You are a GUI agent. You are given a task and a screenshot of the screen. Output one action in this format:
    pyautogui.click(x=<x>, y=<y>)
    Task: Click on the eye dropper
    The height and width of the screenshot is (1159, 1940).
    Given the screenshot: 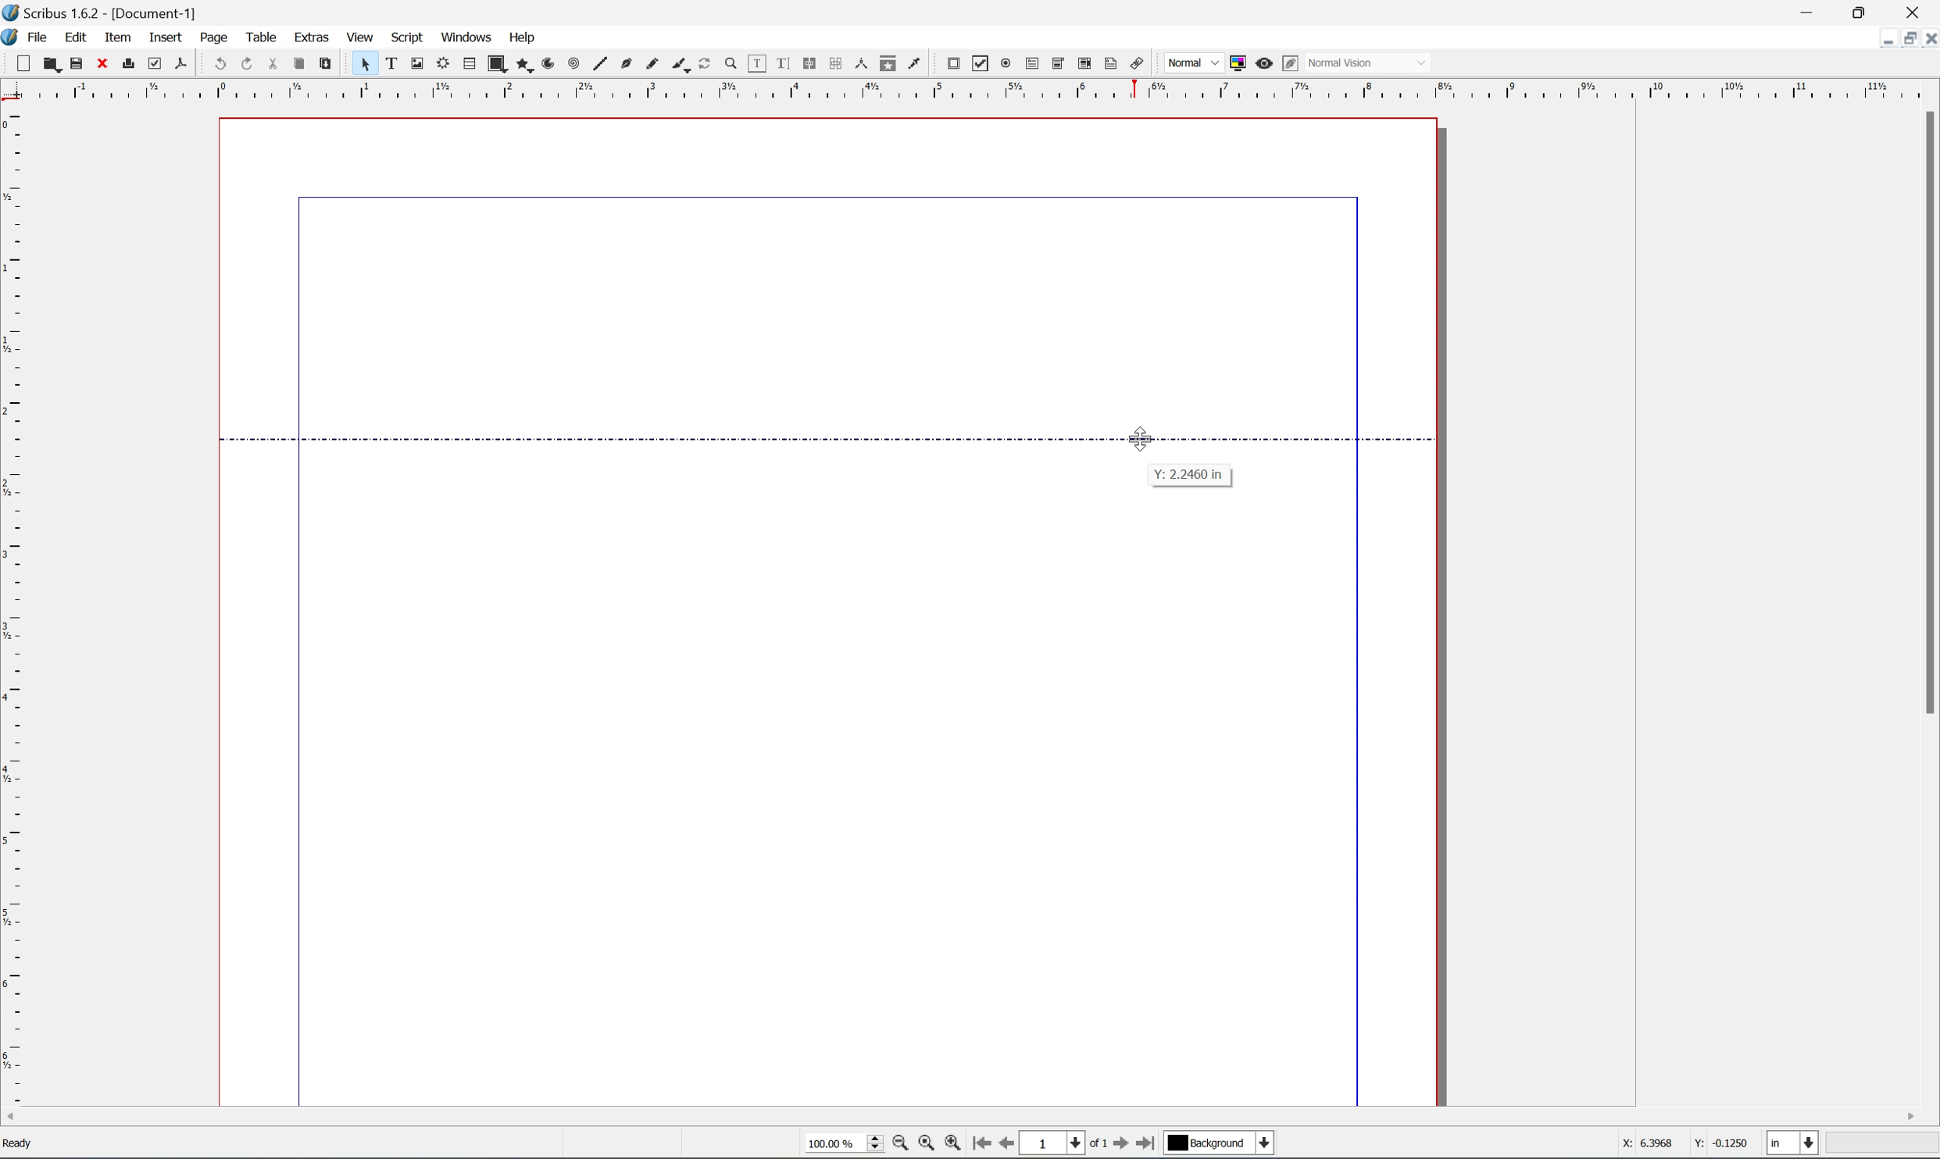 What is the action you would take?
    pyautogui.click(x=918, y=64)
    